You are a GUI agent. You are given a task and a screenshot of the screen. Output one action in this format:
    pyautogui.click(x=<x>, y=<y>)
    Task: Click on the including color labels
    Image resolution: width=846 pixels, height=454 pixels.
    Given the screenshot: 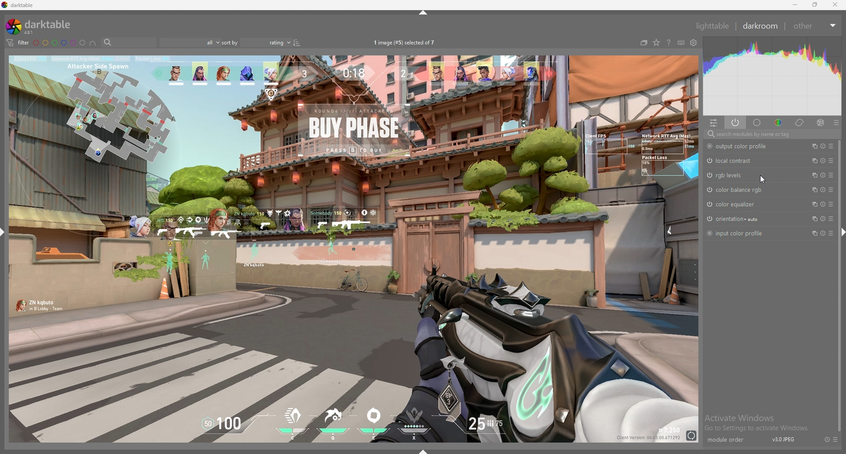 What is the action you would take?
    pyautogui.click(x=93, y=43)
    